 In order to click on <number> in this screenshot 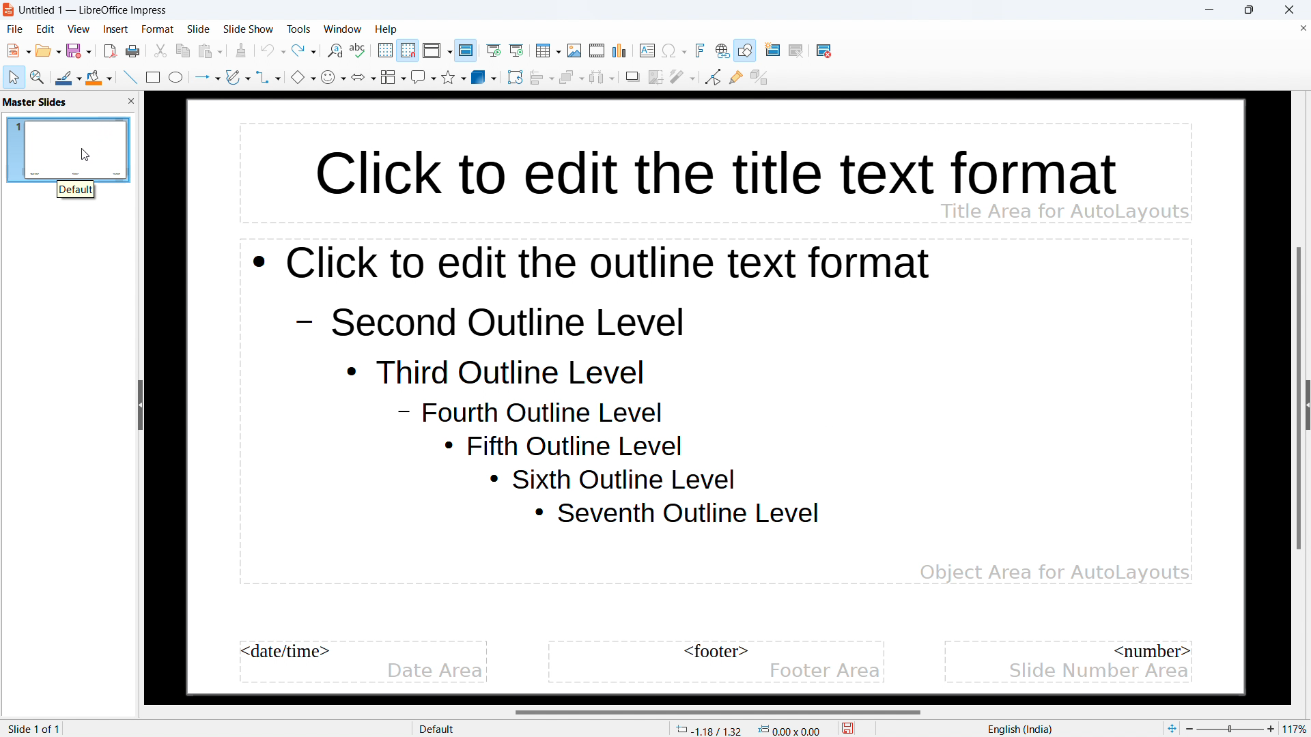, I will do `click(1153, 650)`.